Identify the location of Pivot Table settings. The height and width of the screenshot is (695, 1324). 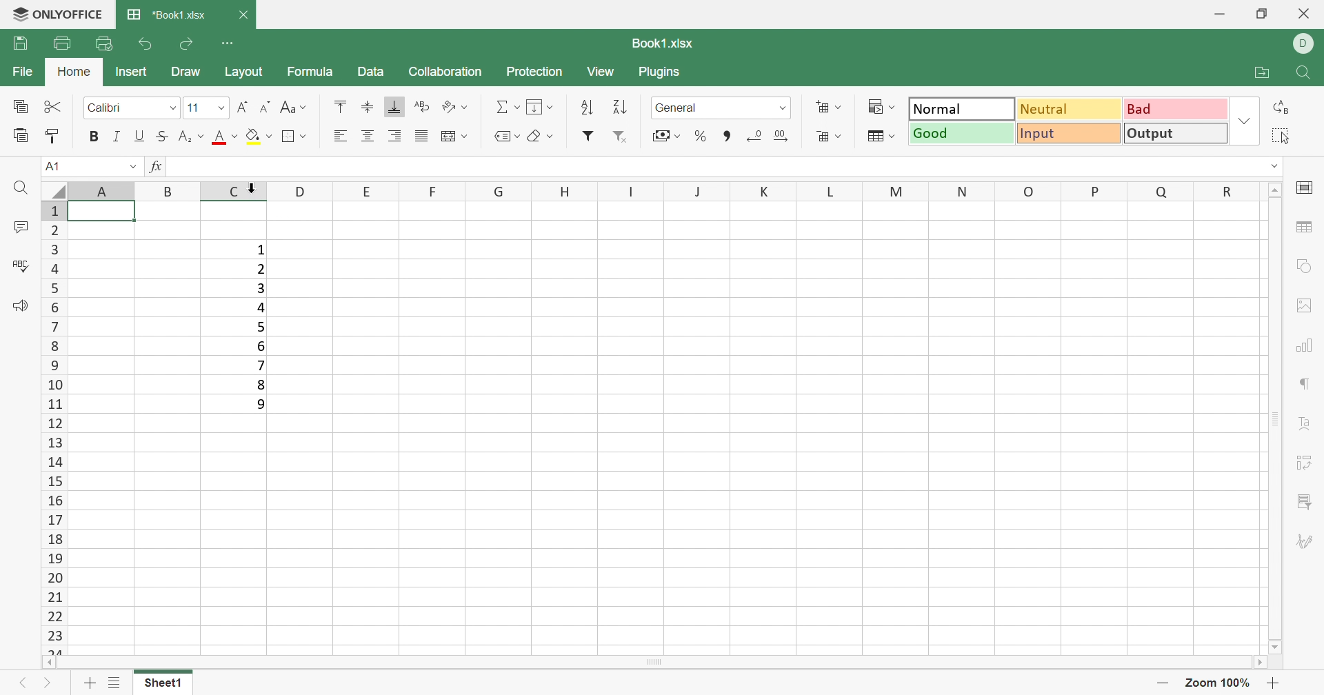
(1308, 465).